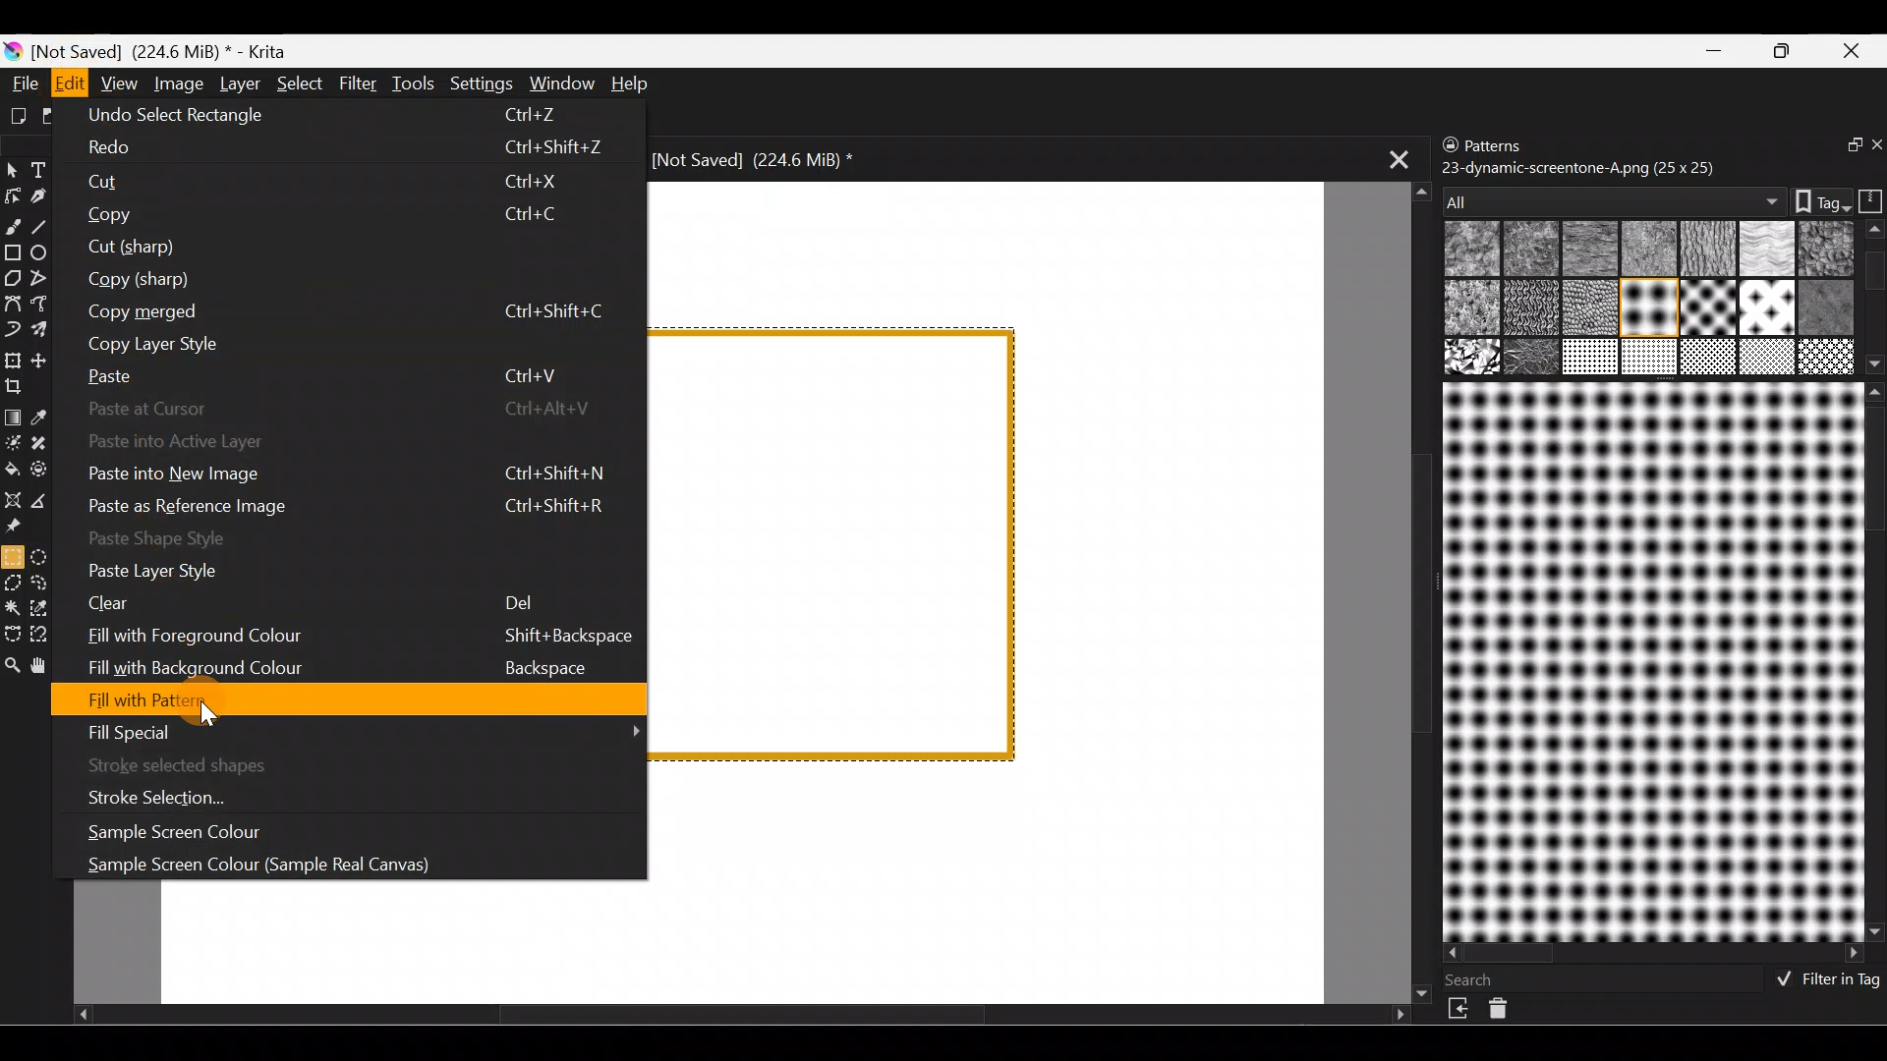 This screenshot has width=1887, height=1061. What do you see at coordinates (1528, 309) in the screenshot?
I see `09 drawed_crosshatched.png` at bounding box center [1528, 309].